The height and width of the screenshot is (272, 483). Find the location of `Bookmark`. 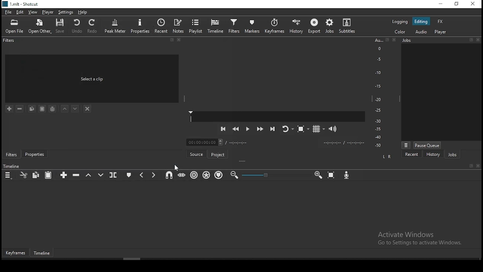

Bookmark is located at coordinates (471, 39).